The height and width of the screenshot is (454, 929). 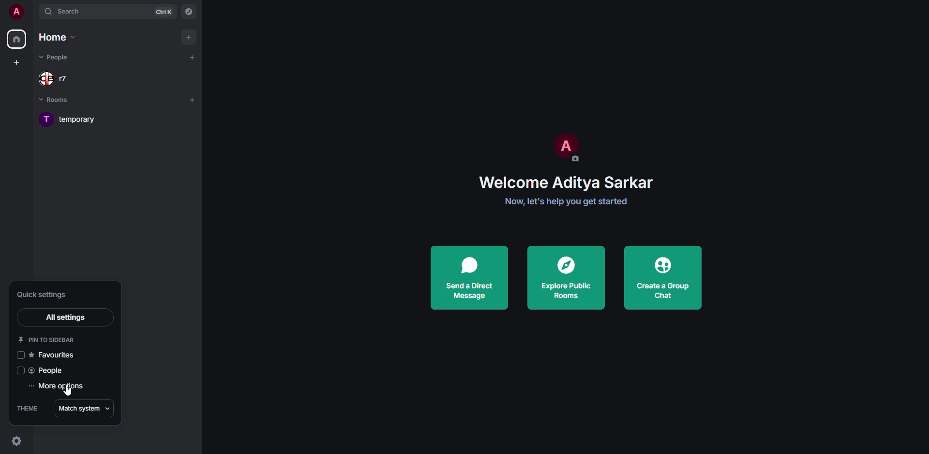 I want to click on create space, so click(x=18, y=62).